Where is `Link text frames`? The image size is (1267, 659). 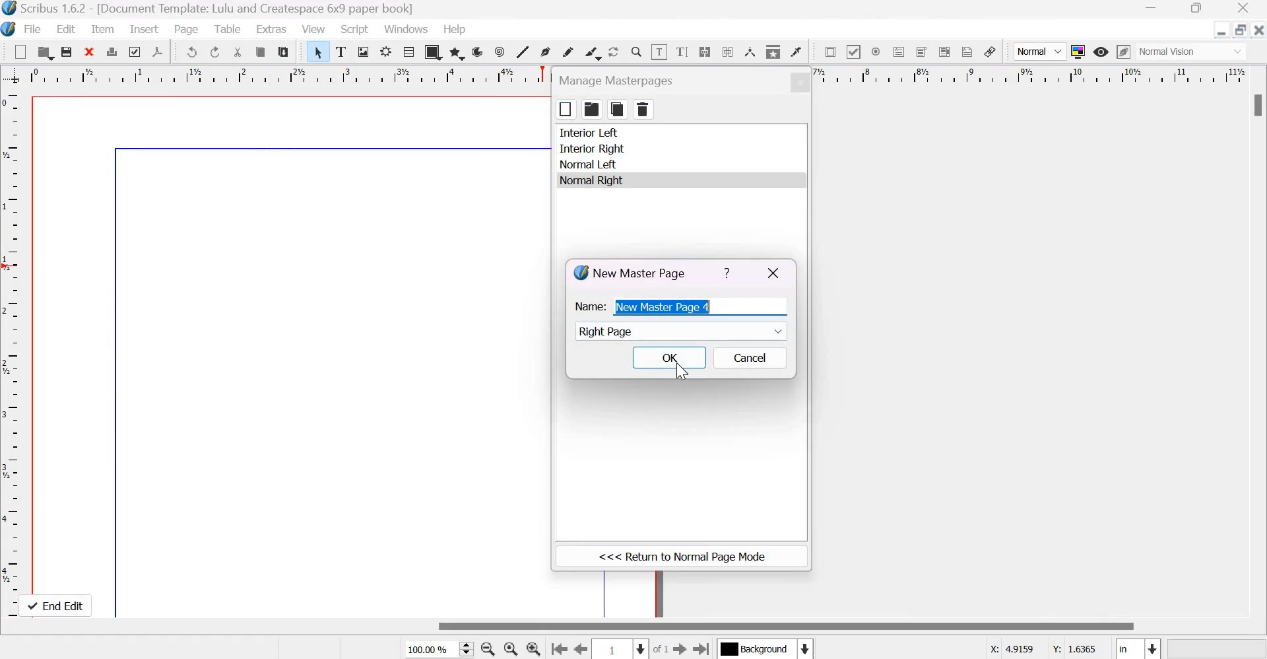 Link text frames is located at coordinates (703, 52).